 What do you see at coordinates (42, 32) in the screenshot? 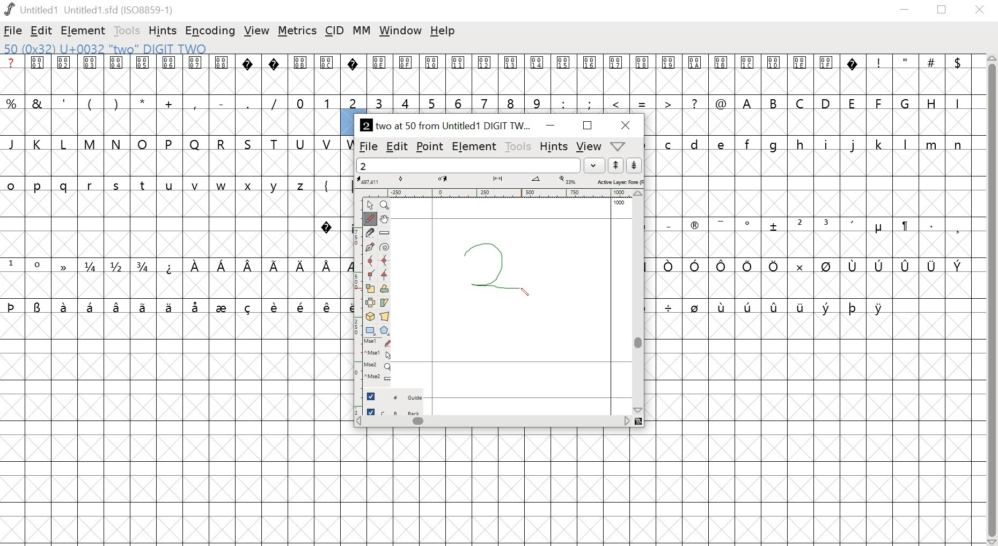
I see `edit` at bounding box center [42, 32].